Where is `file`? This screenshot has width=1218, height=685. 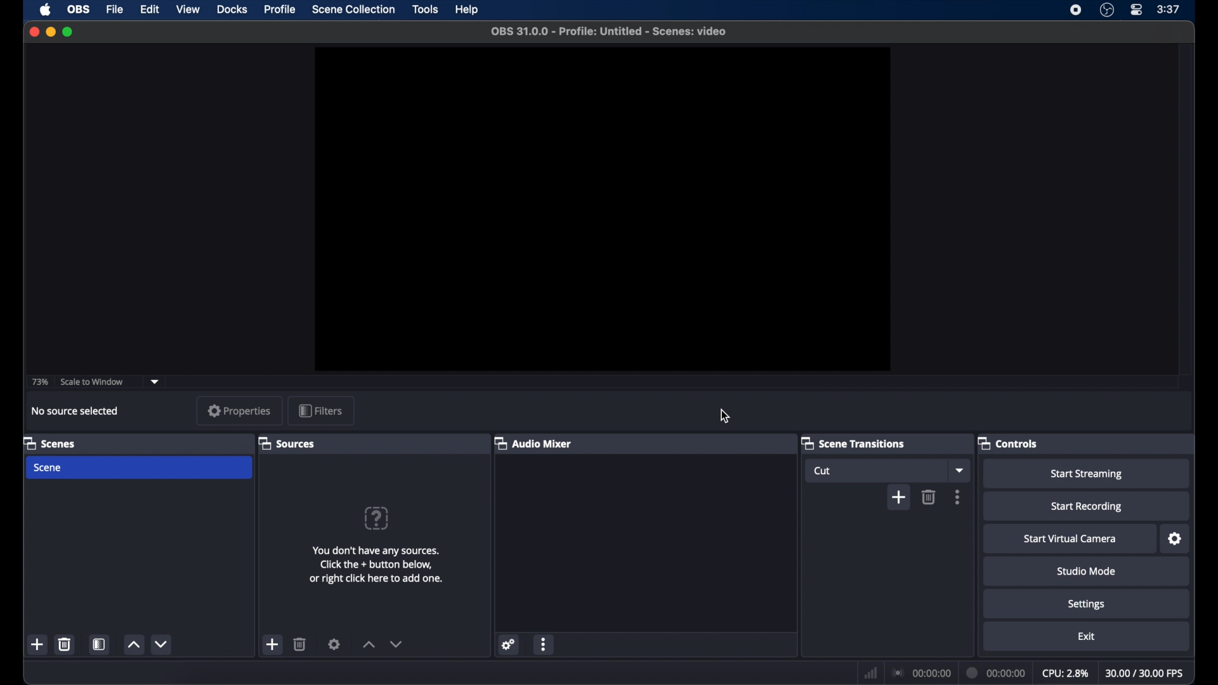
file is located at coordinates (114, 9).